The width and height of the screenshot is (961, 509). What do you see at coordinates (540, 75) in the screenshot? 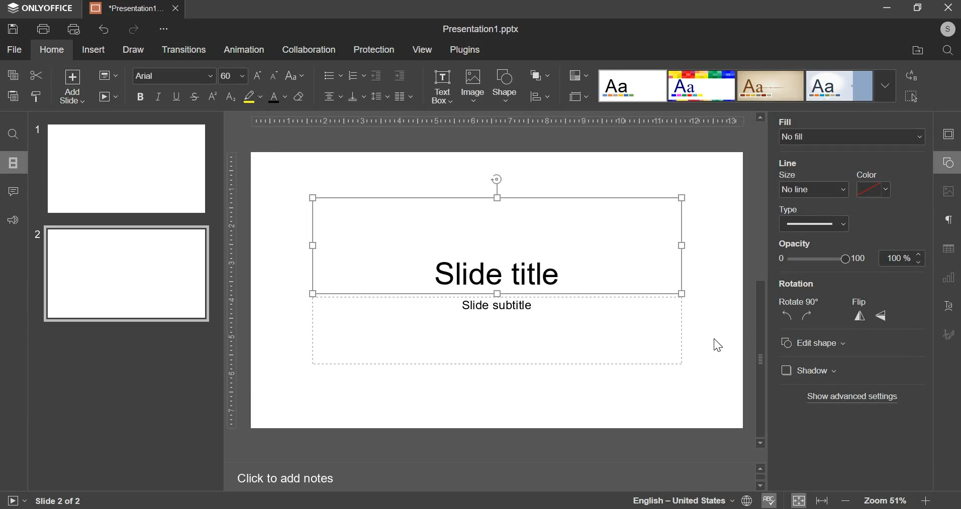
I see `arrange` at bounding box center [540, 75].